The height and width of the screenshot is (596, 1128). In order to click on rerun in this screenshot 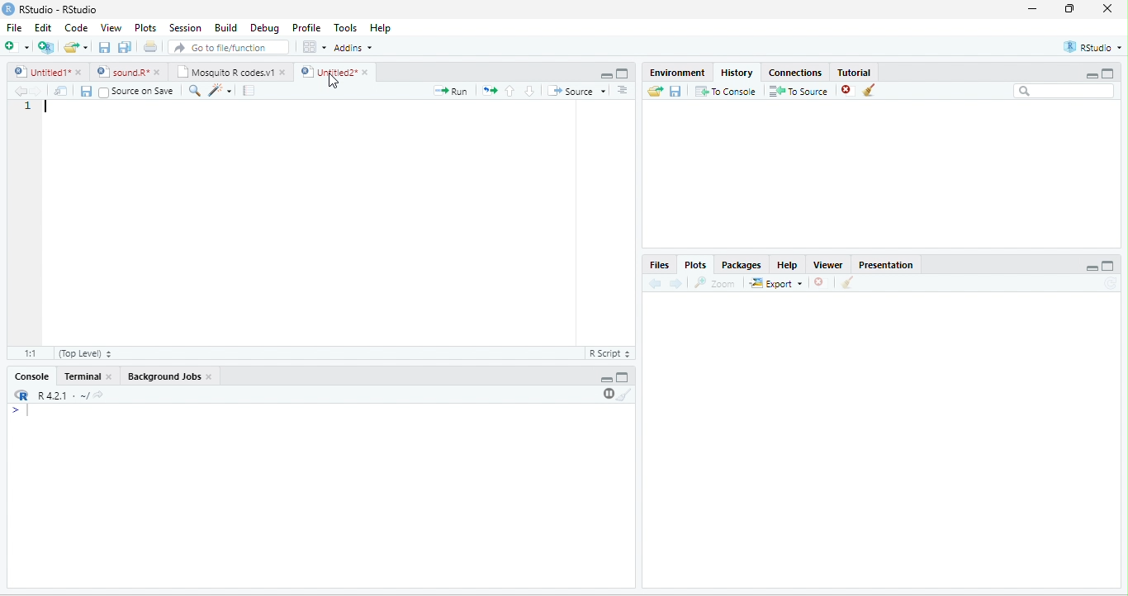, I will do `click(489, 91)`.